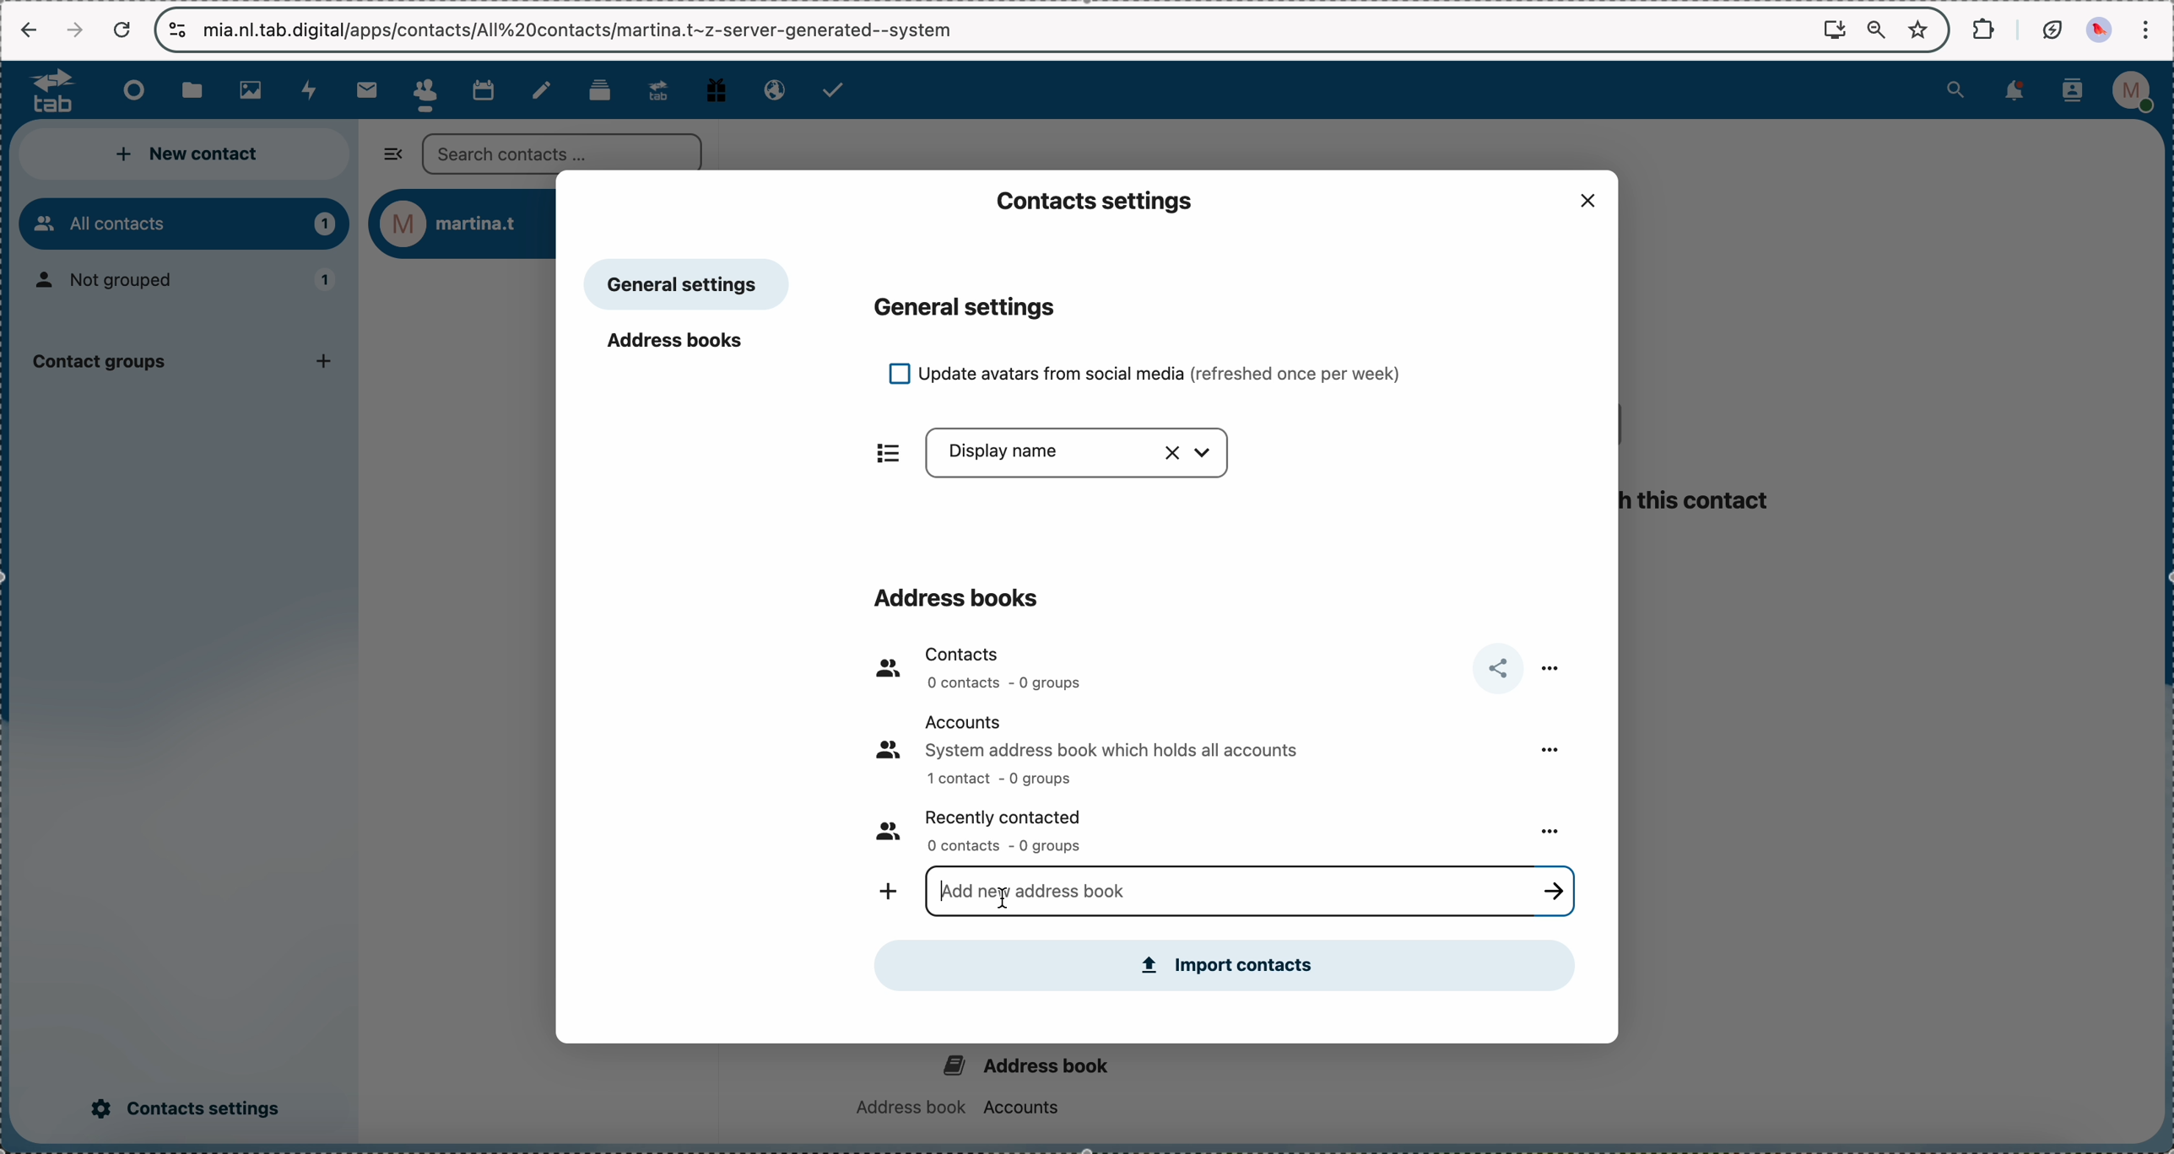 Image resolution: width=2174 pixels, height=1154 pixels. I want to click on notifications, so click(2019, 91).